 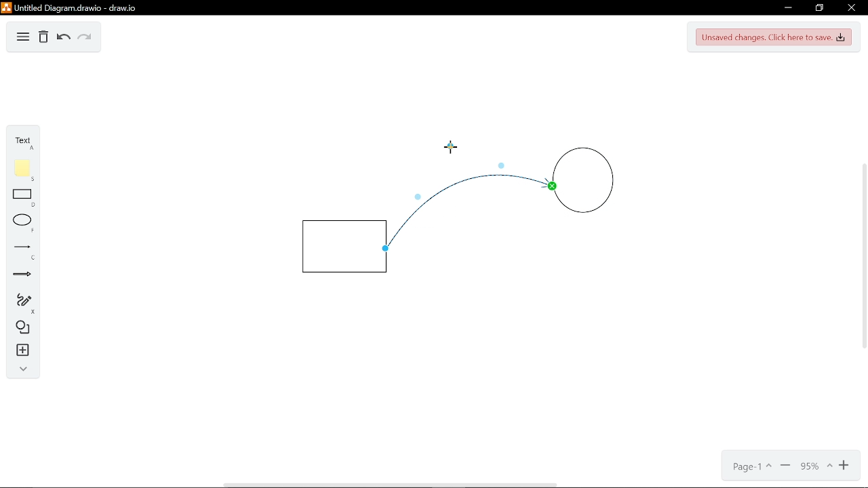 I want to click on Minimize, so click(x=788, y=7).